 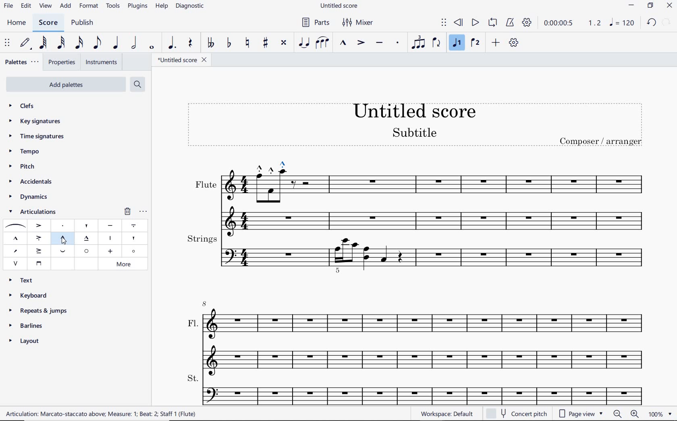 What do you see at coordinates (580, 414) in the screenshot?
I see `page view` at bounding box center [580, 414].